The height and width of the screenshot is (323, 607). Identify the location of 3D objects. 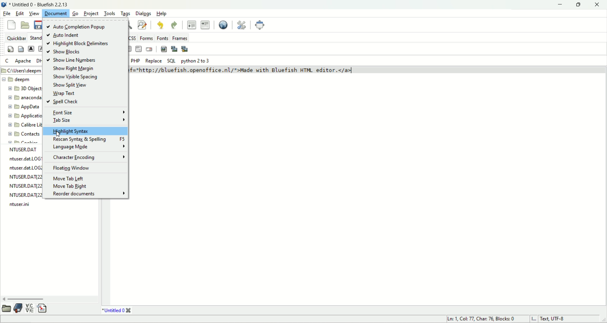
(26, 88).